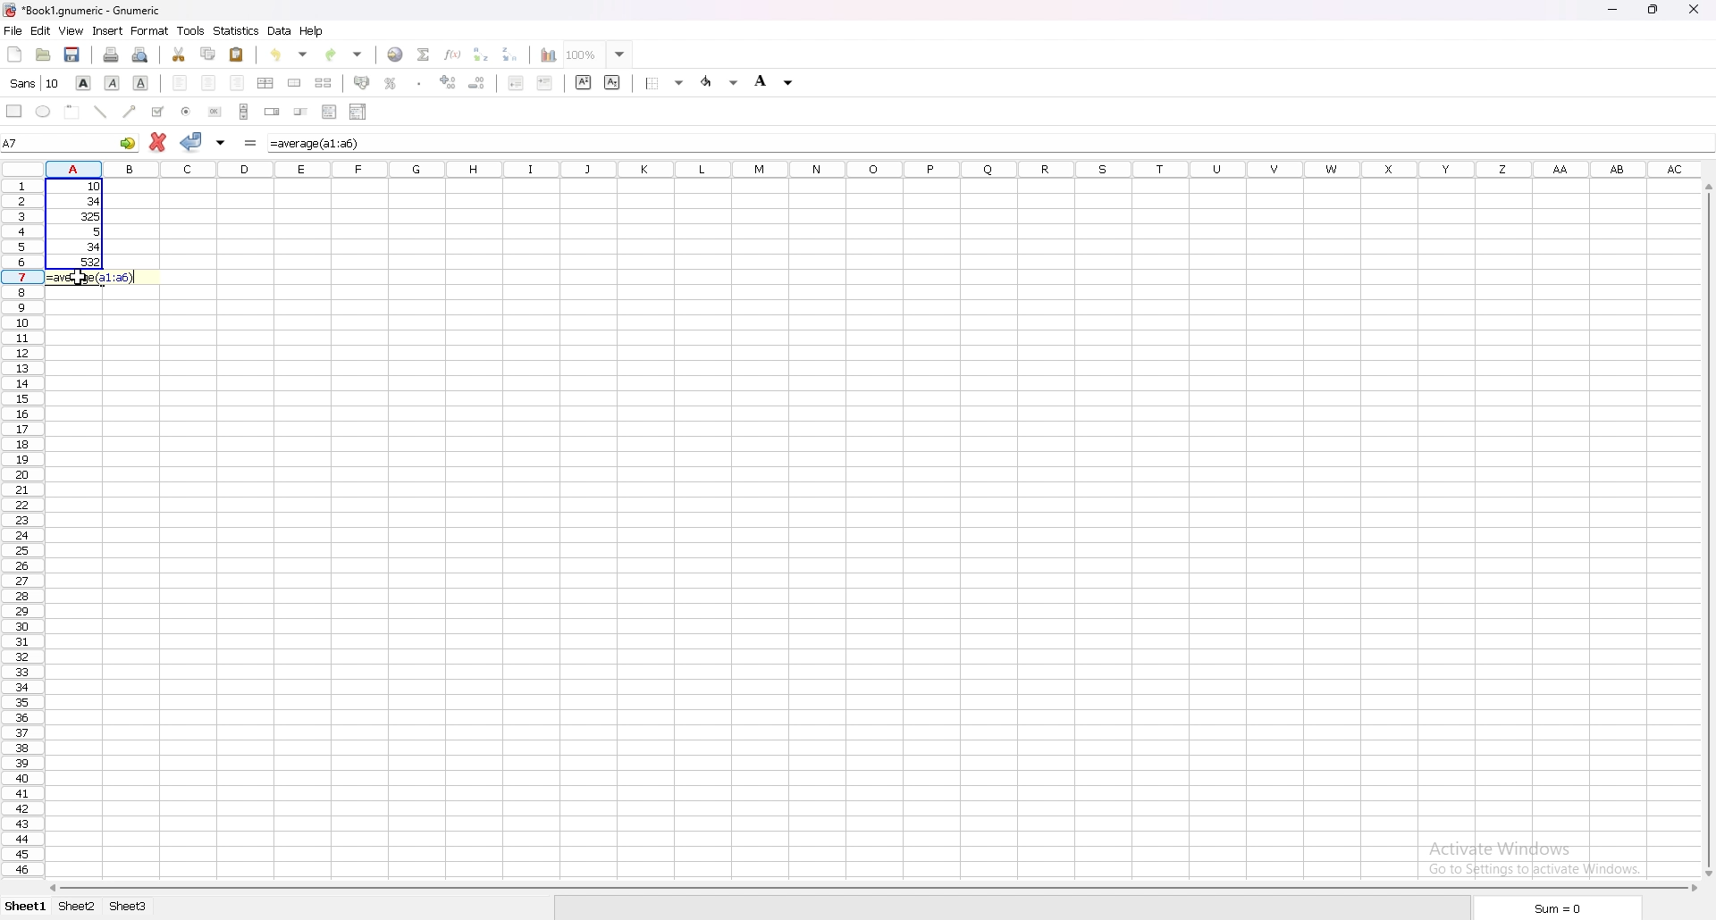  What do you see at coordinates (237, 30) in the screenshot?
I see `statistics` at bounding box center [237, 30].